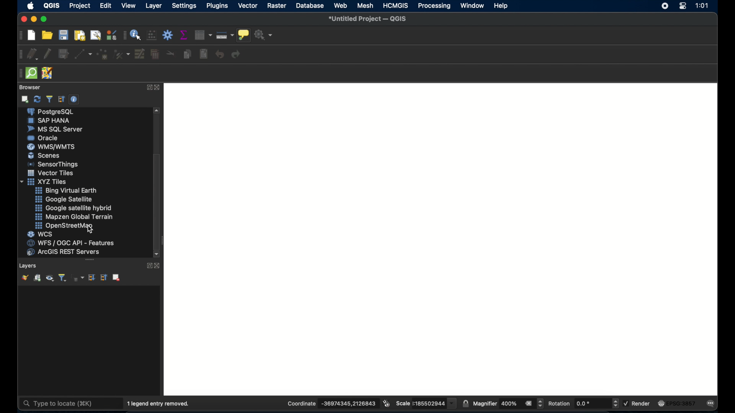 This screenshot has height=413, width=735. Describe the element at coordinates (501, 6) in the screenshot. I see `help` at that location.